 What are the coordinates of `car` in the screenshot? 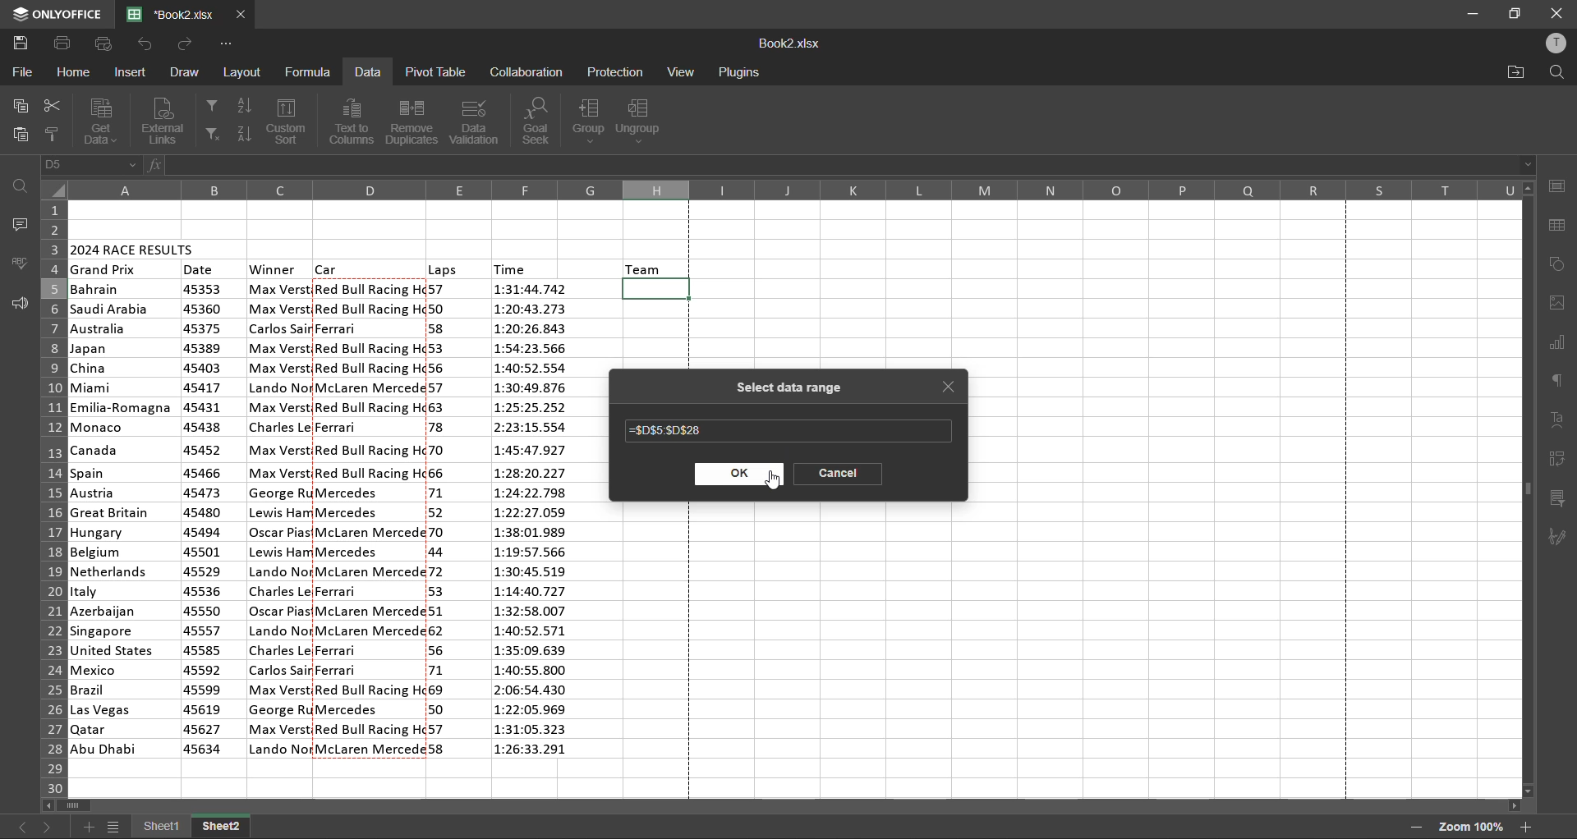 It's located at (370, 518).